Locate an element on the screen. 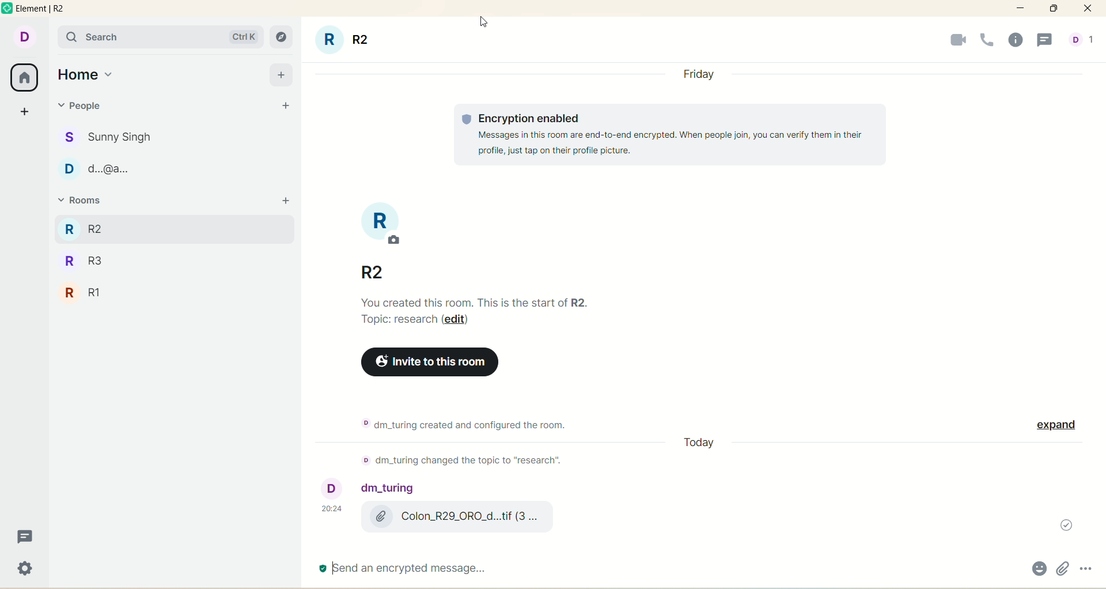   is located at coordinates (452, 460).